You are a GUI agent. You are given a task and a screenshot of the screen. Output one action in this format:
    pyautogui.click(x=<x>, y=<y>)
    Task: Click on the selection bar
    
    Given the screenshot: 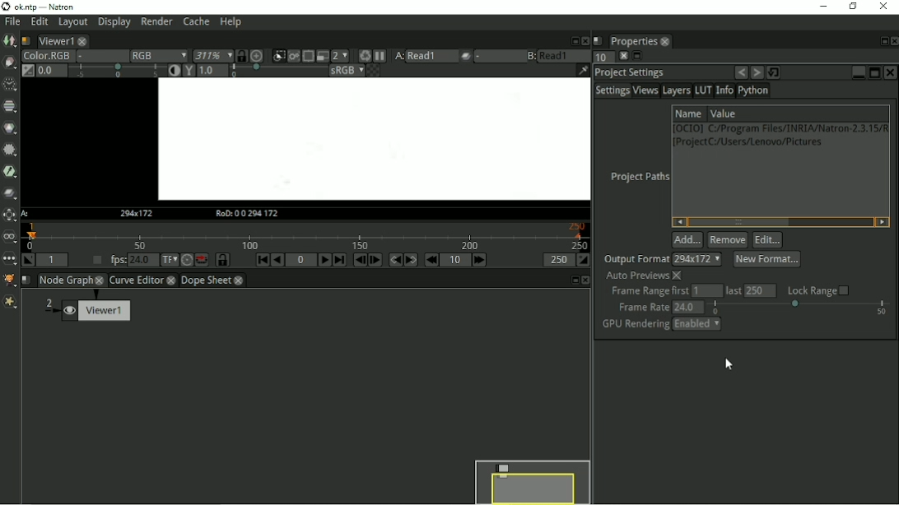 What is the action you would take?
    pyautogui.click(x=277, y=71)
    